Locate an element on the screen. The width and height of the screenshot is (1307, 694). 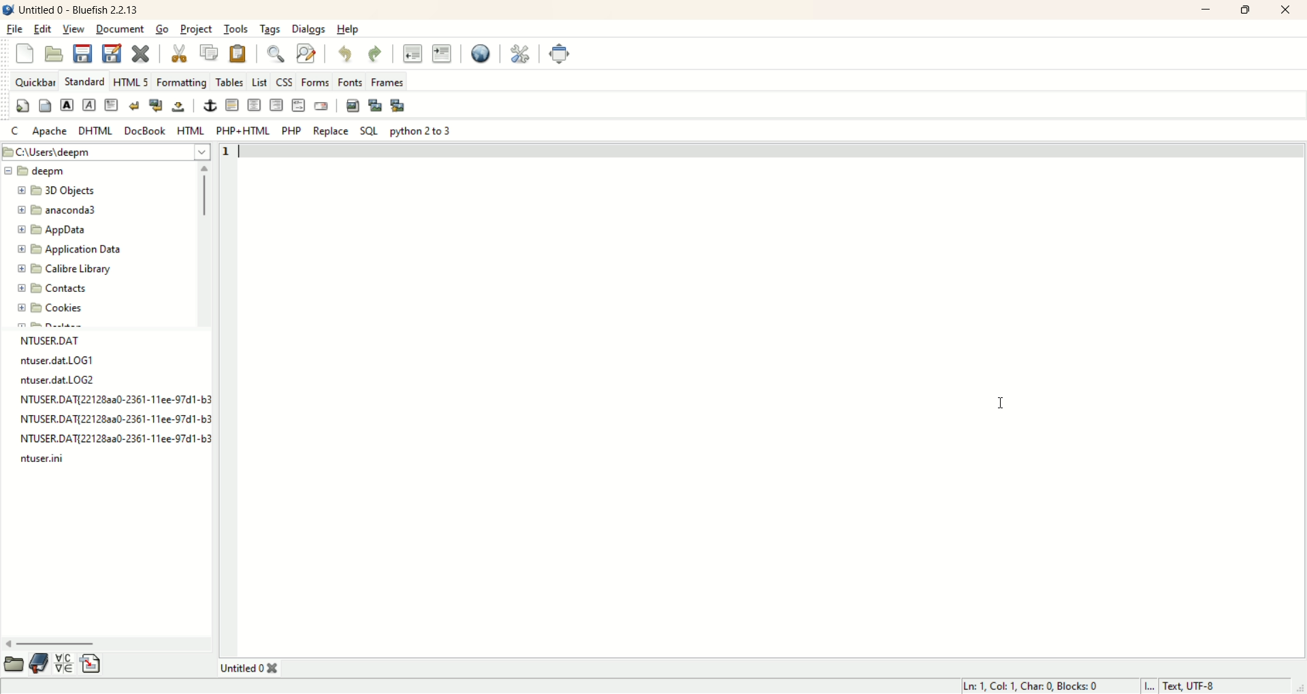
forms is located at coordinates (316, 82).